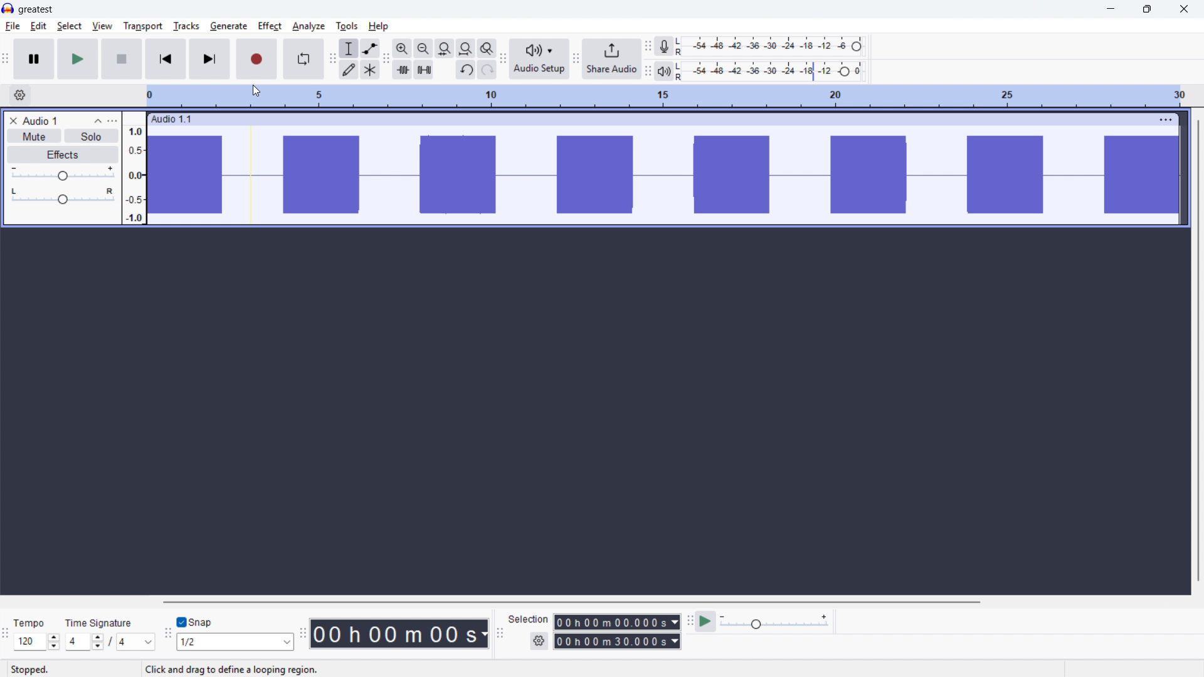 The height and width of the screenshot is (677, 1204). I want to click on recording meter, so click(663, 46).